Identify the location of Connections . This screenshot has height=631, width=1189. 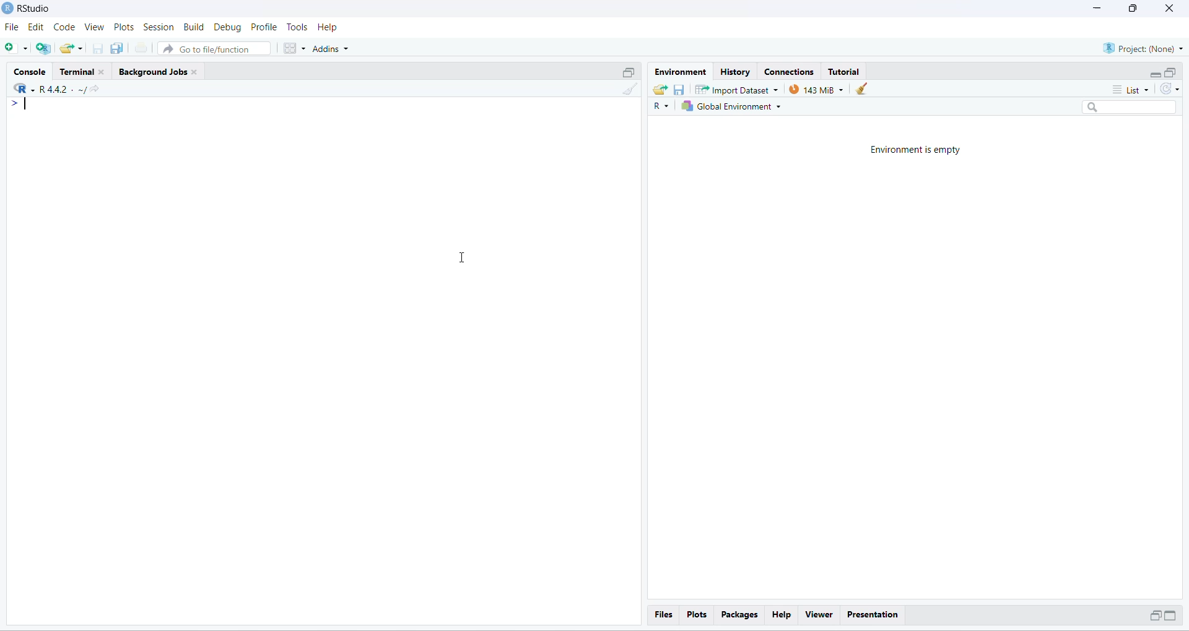
(793, 72).